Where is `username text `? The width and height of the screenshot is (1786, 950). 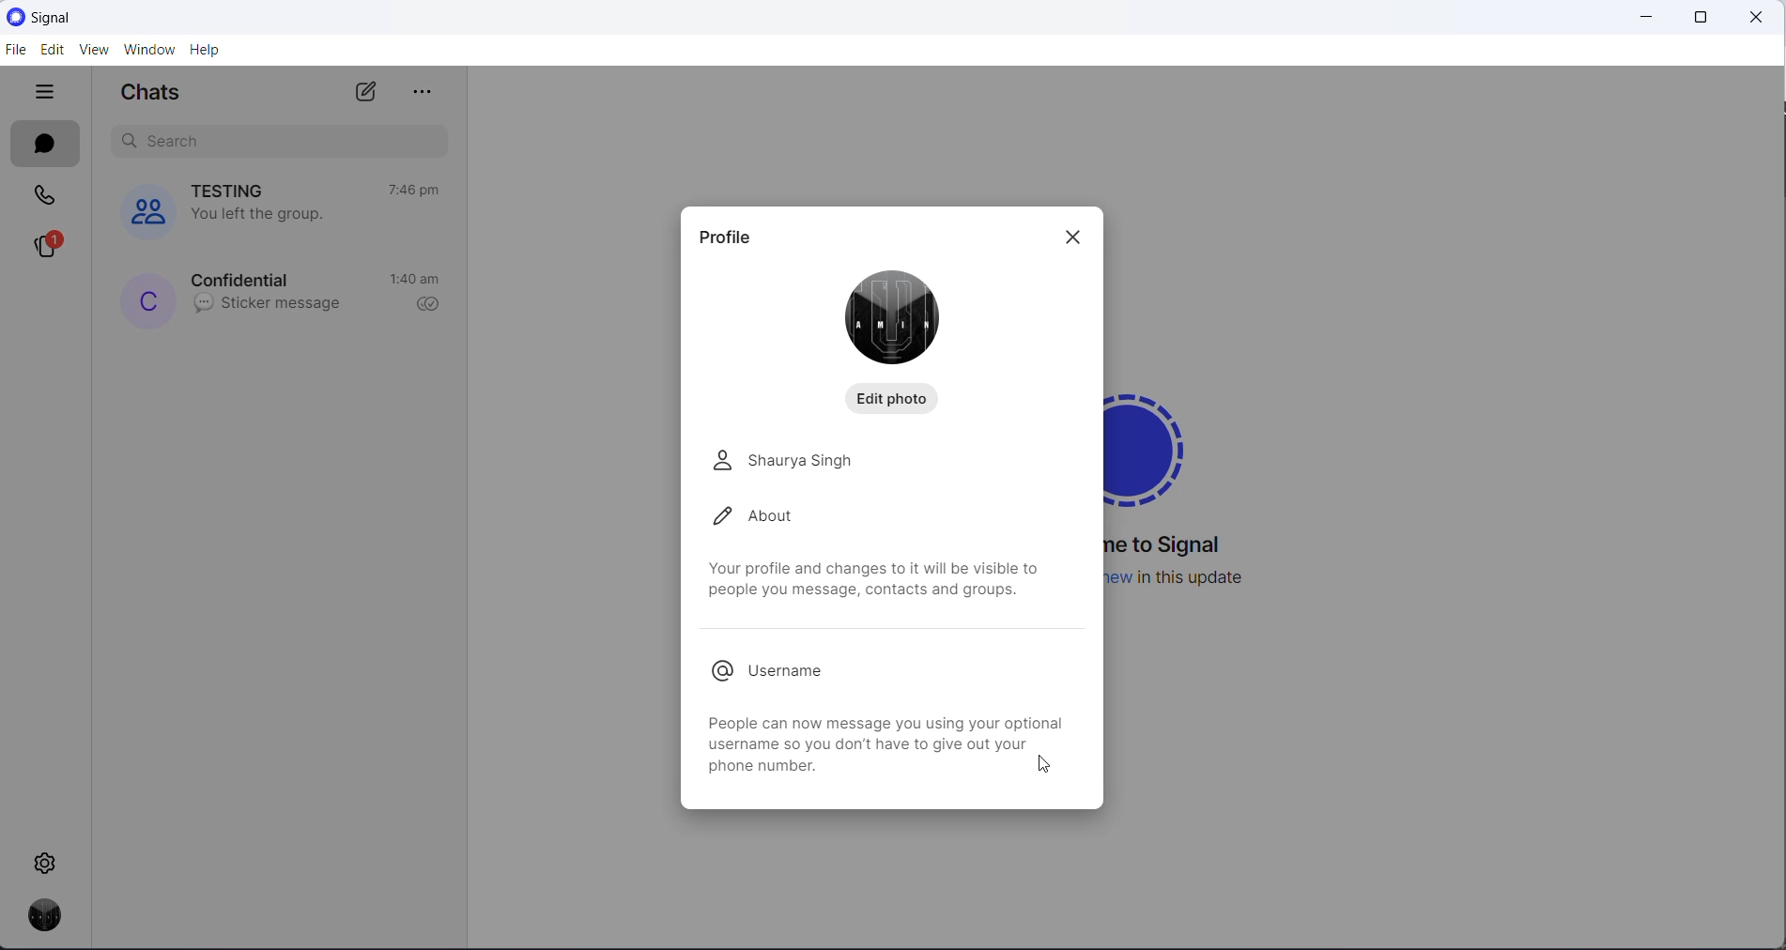
username text  is located at coordinates (878, 740).